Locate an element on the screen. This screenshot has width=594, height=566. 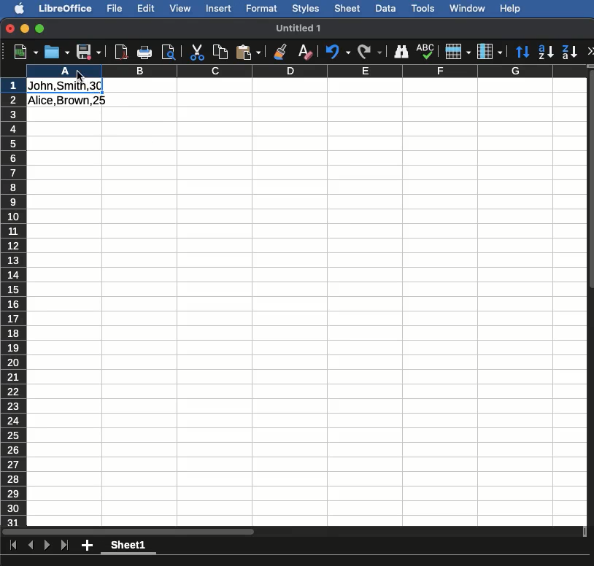
Name is located at coordinates (301, 29).